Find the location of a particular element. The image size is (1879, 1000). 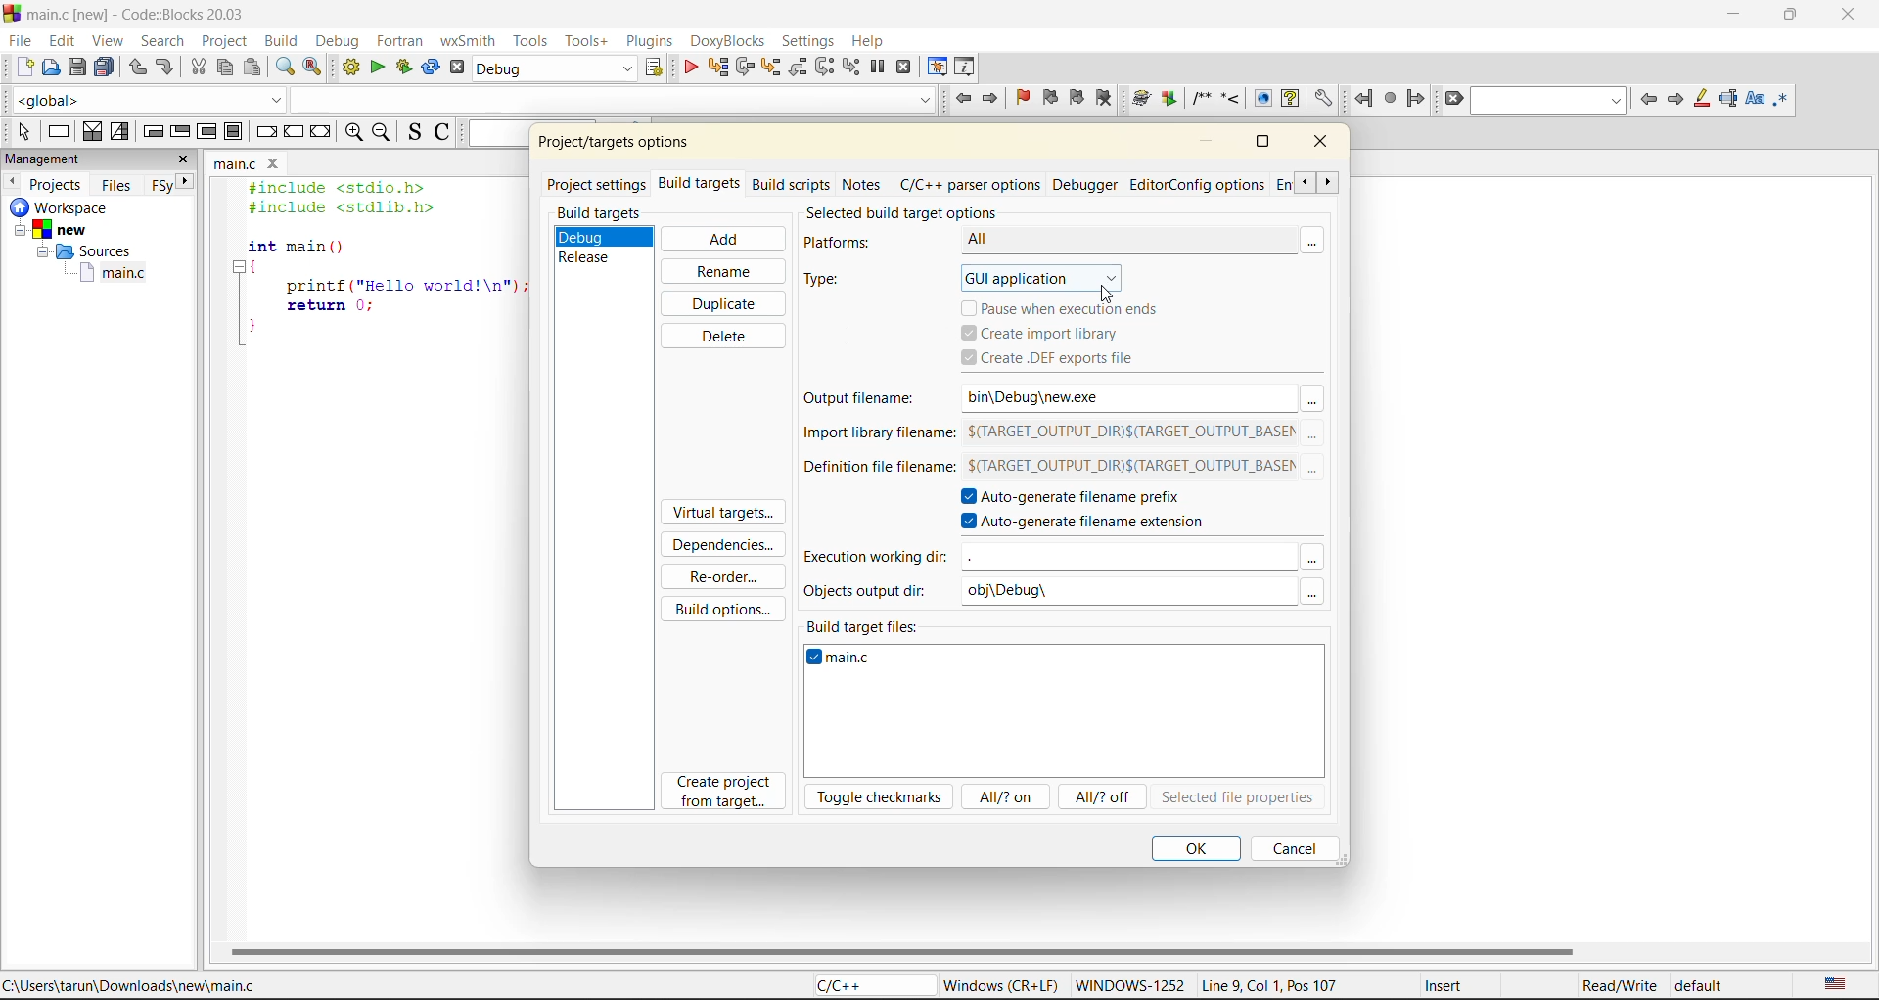

entry condition loop is located at coordinates (156, 131).